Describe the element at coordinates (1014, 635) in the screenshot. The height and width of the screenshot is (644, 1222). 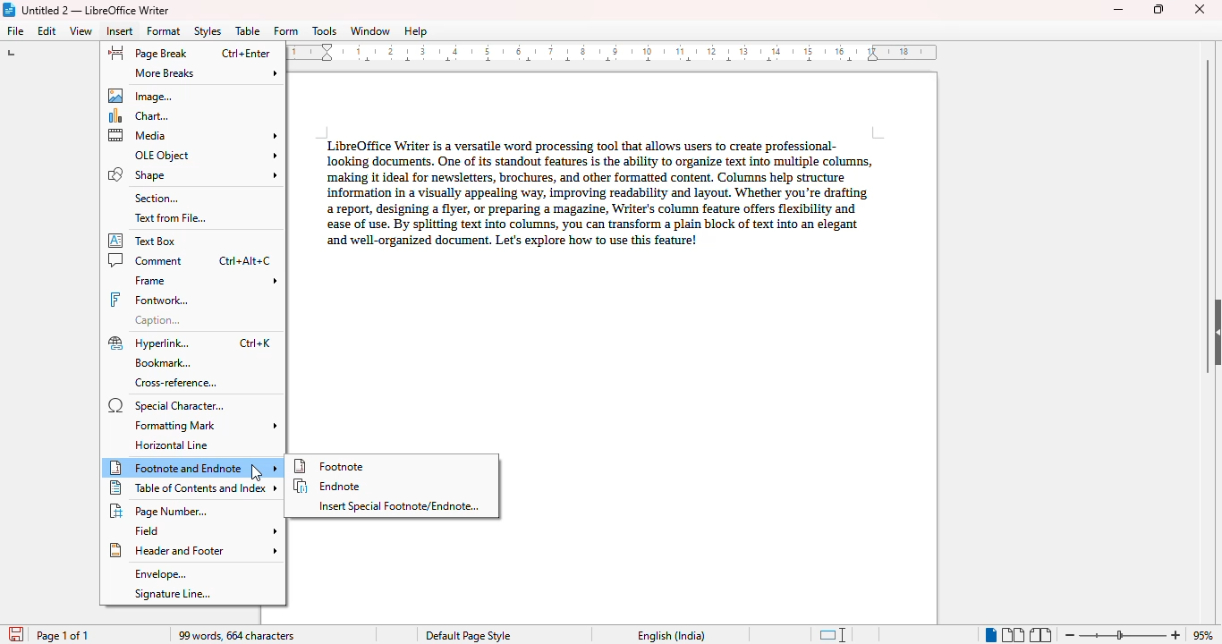
I see `multi-page view` at that location.